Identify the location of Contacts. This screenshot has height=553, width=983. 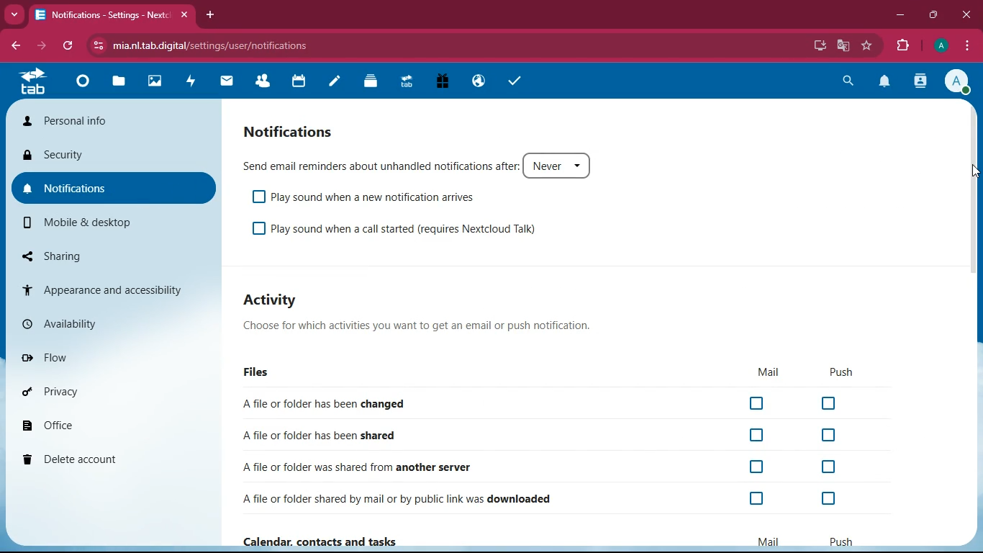
(264, 81).